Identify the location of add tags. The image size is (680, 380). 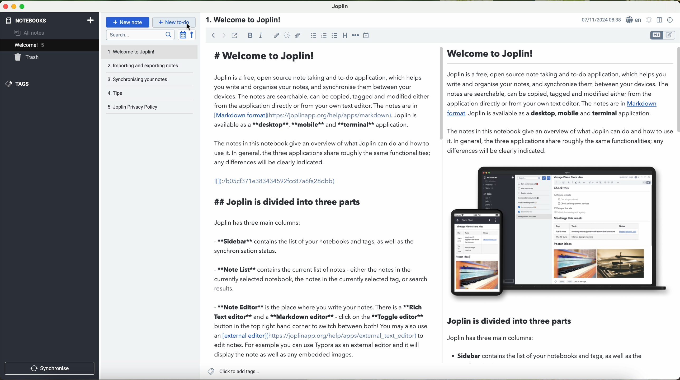
(233, 372).